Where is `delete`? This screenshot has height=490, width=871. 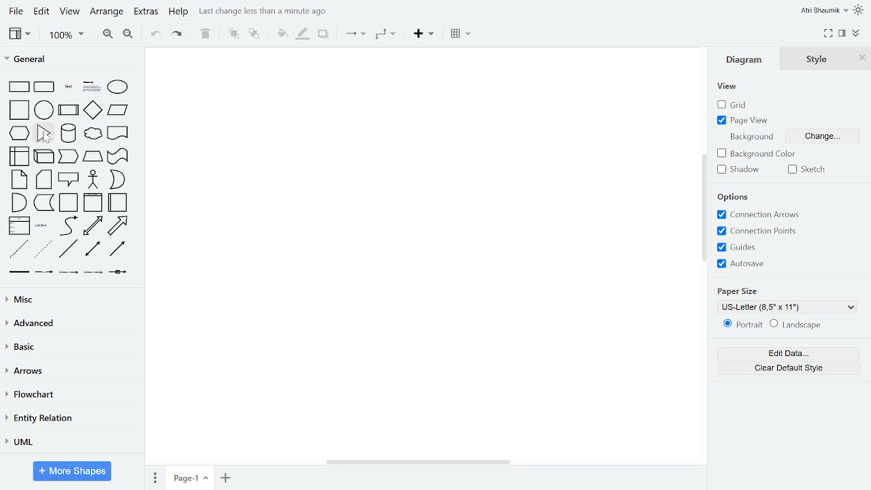 delete is located at coordinates (206, 33).